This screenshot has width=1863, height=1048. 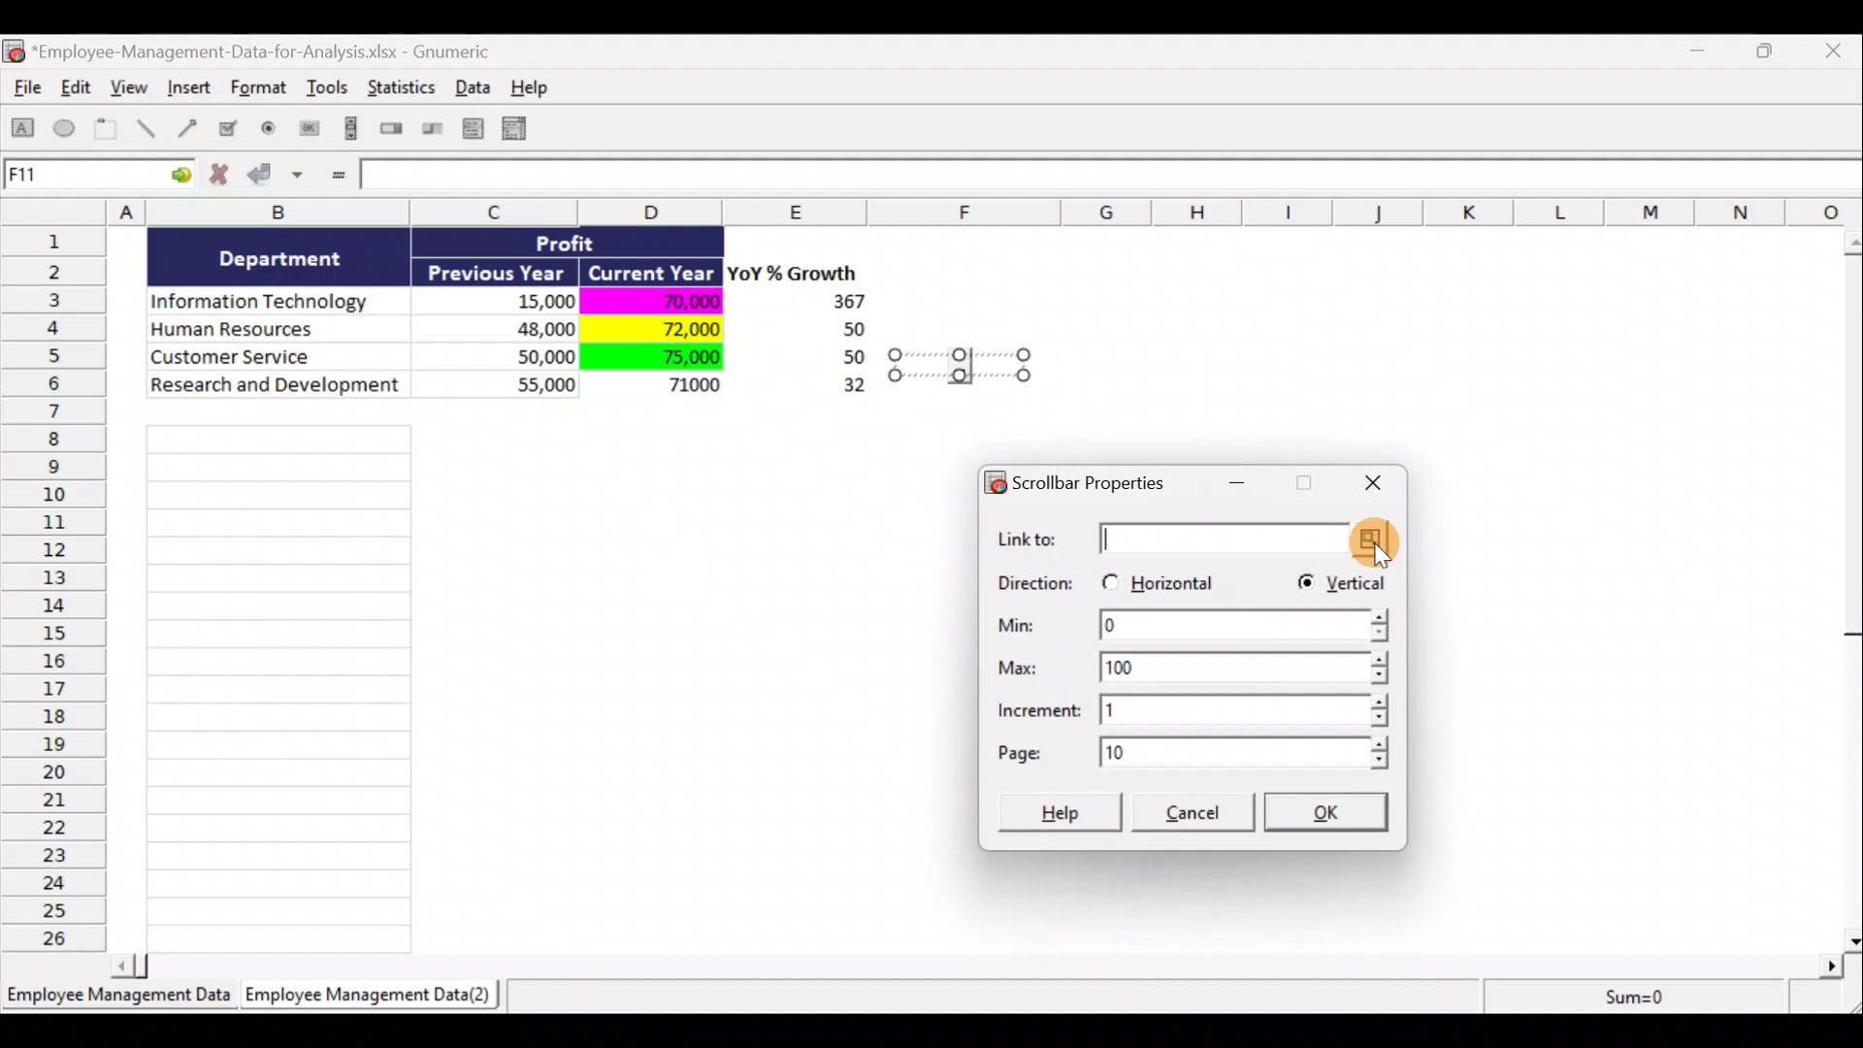 I want to click on Create a rectangle object, so click(x=23, y=131).